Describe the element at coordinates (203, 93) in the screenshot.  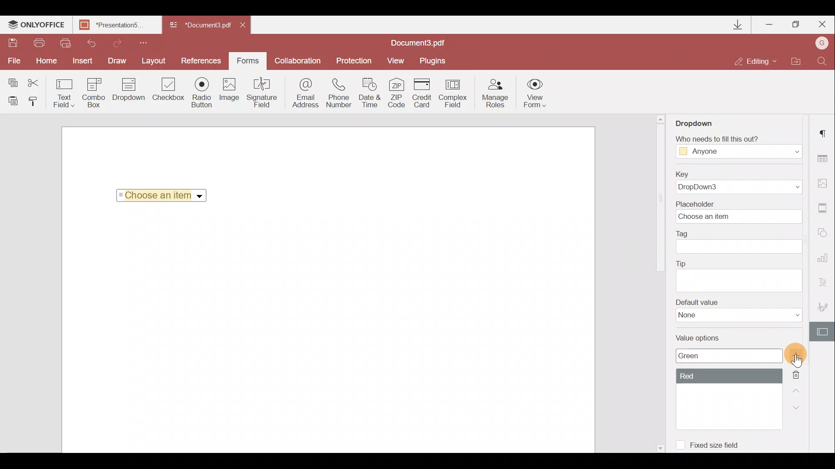
I see `Radio` at that location.